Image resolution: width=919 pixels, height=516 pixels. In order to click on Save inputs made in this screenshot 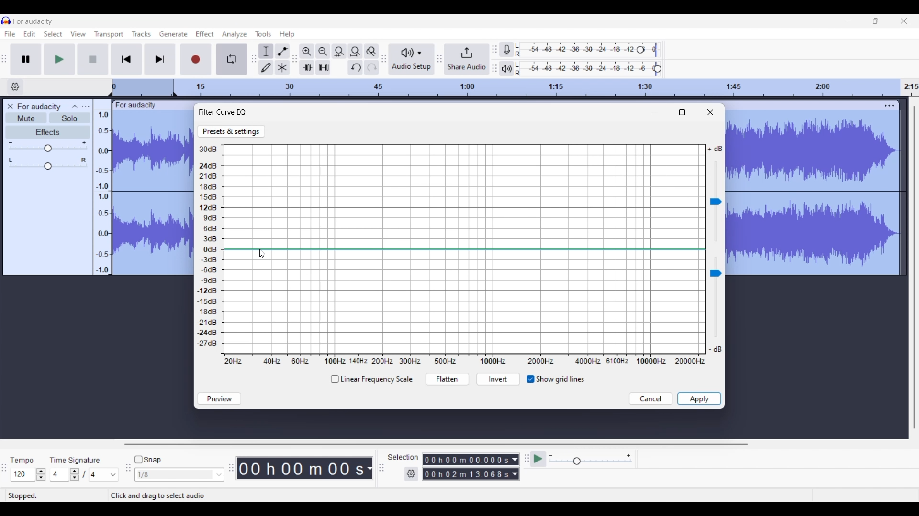, I will do `click(699, 399)`.